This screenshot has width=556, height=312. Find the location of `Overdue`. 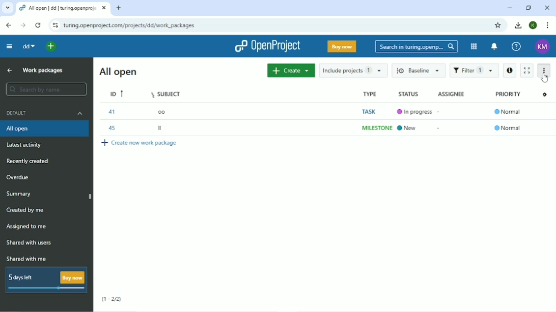

Overdue is located at coordinates (18, 177).